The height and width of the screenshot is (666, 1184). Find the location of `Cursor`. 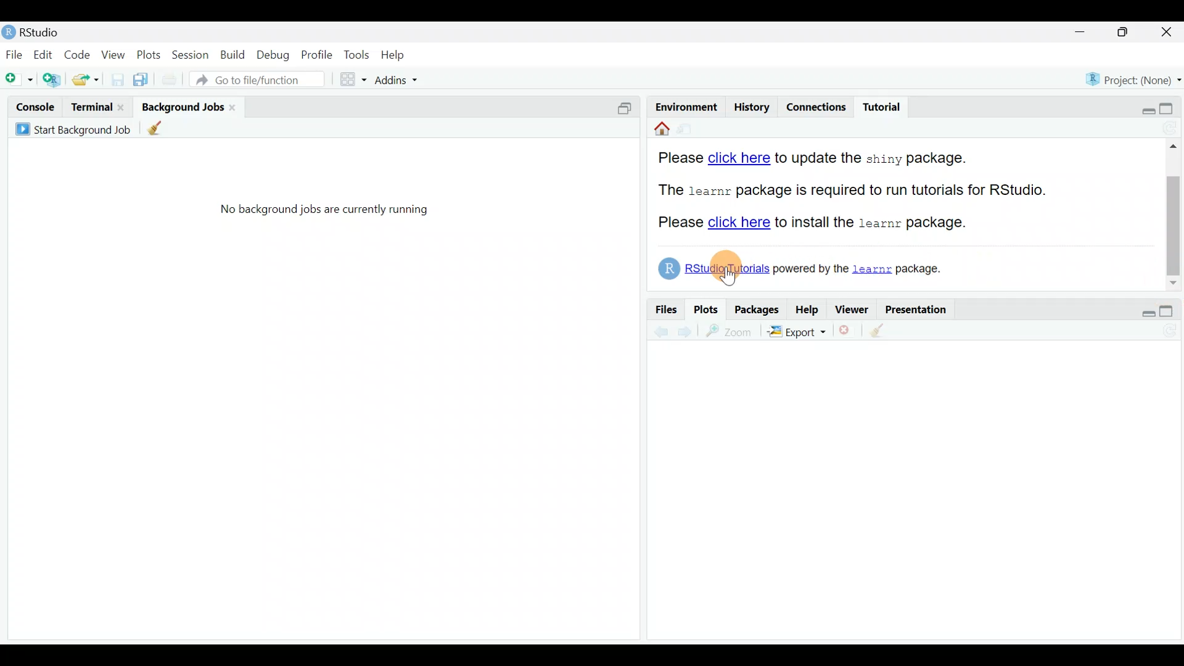

Cursor is located at coordinates (726, 269).